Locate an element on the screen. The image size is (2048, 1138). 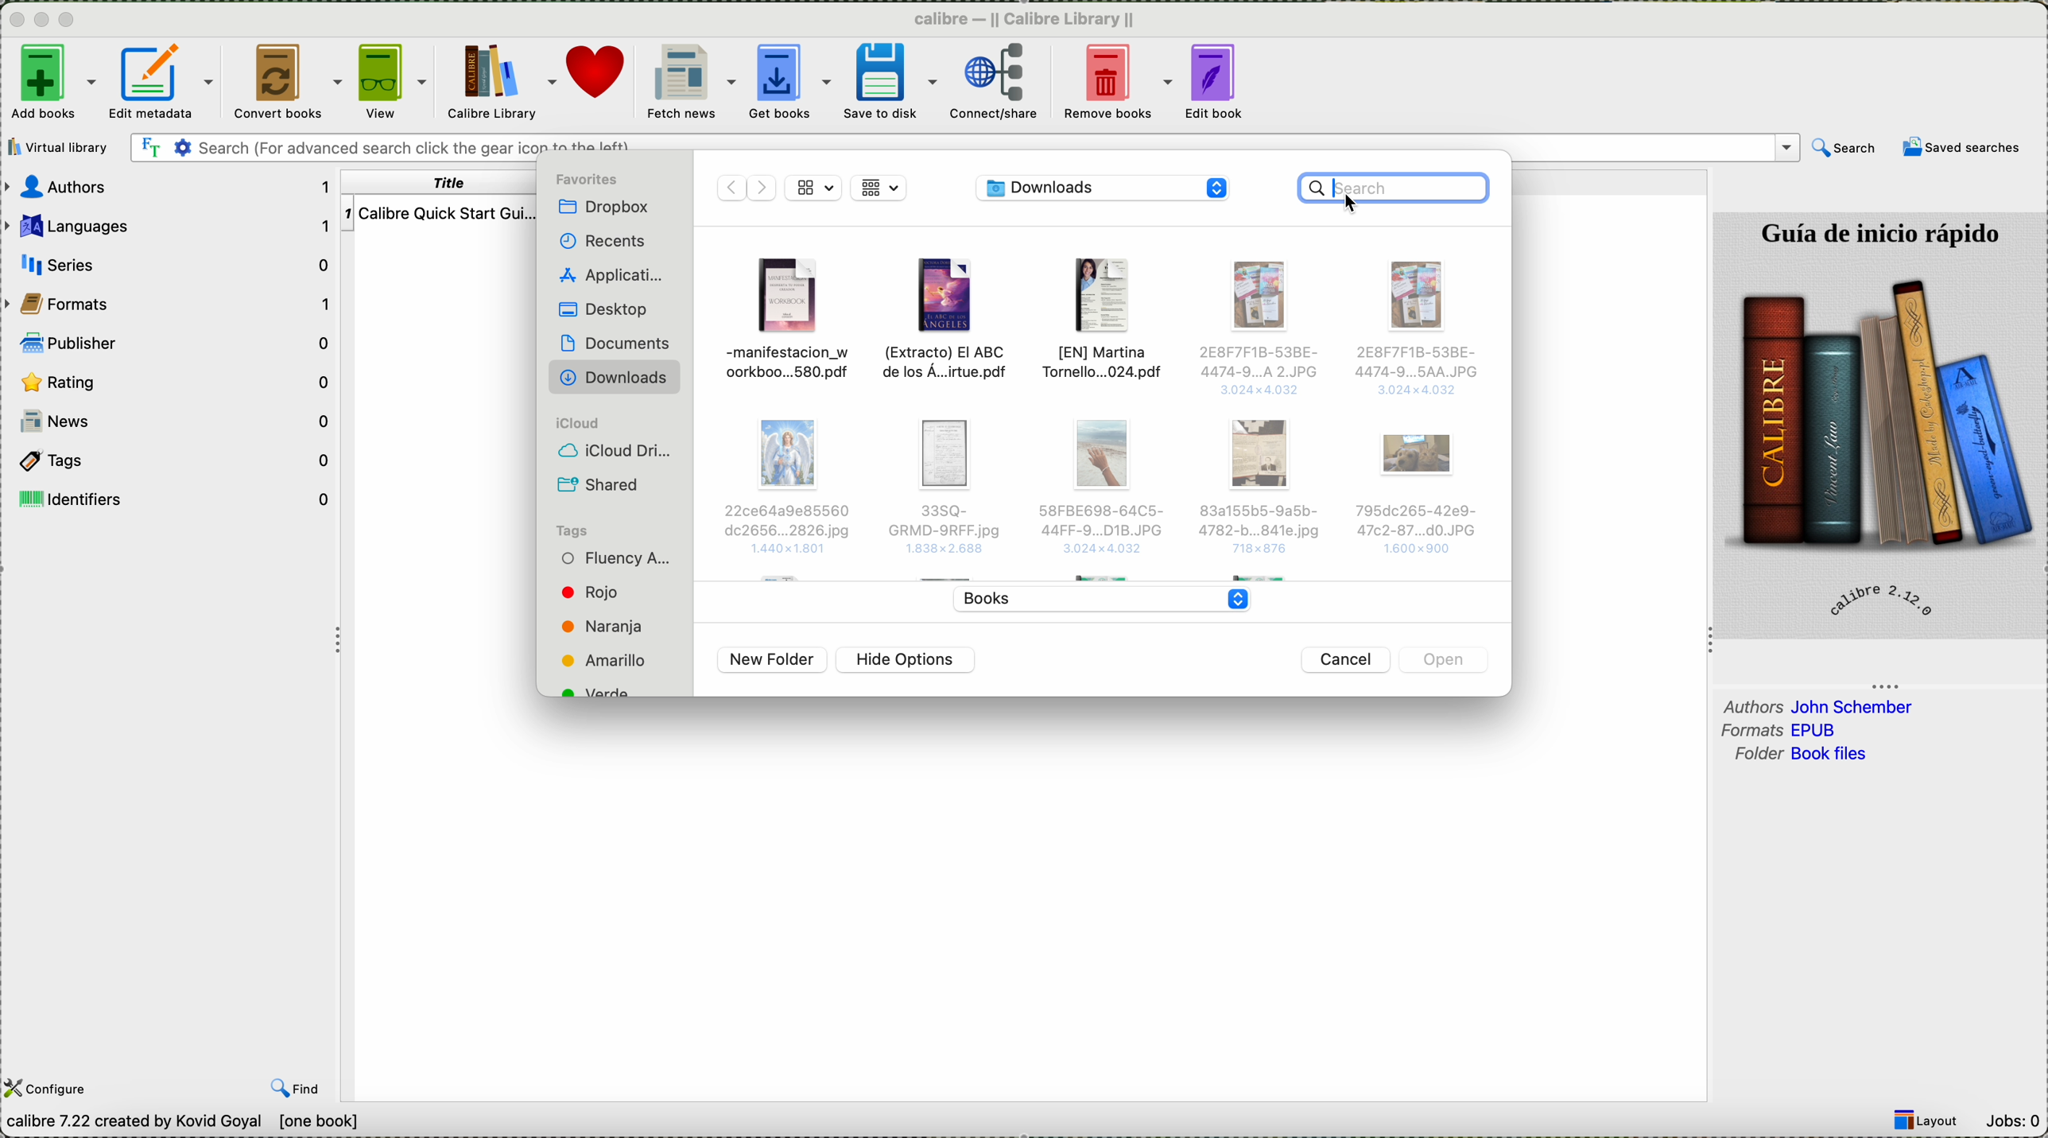
shared is located at coordinates (604, 484).